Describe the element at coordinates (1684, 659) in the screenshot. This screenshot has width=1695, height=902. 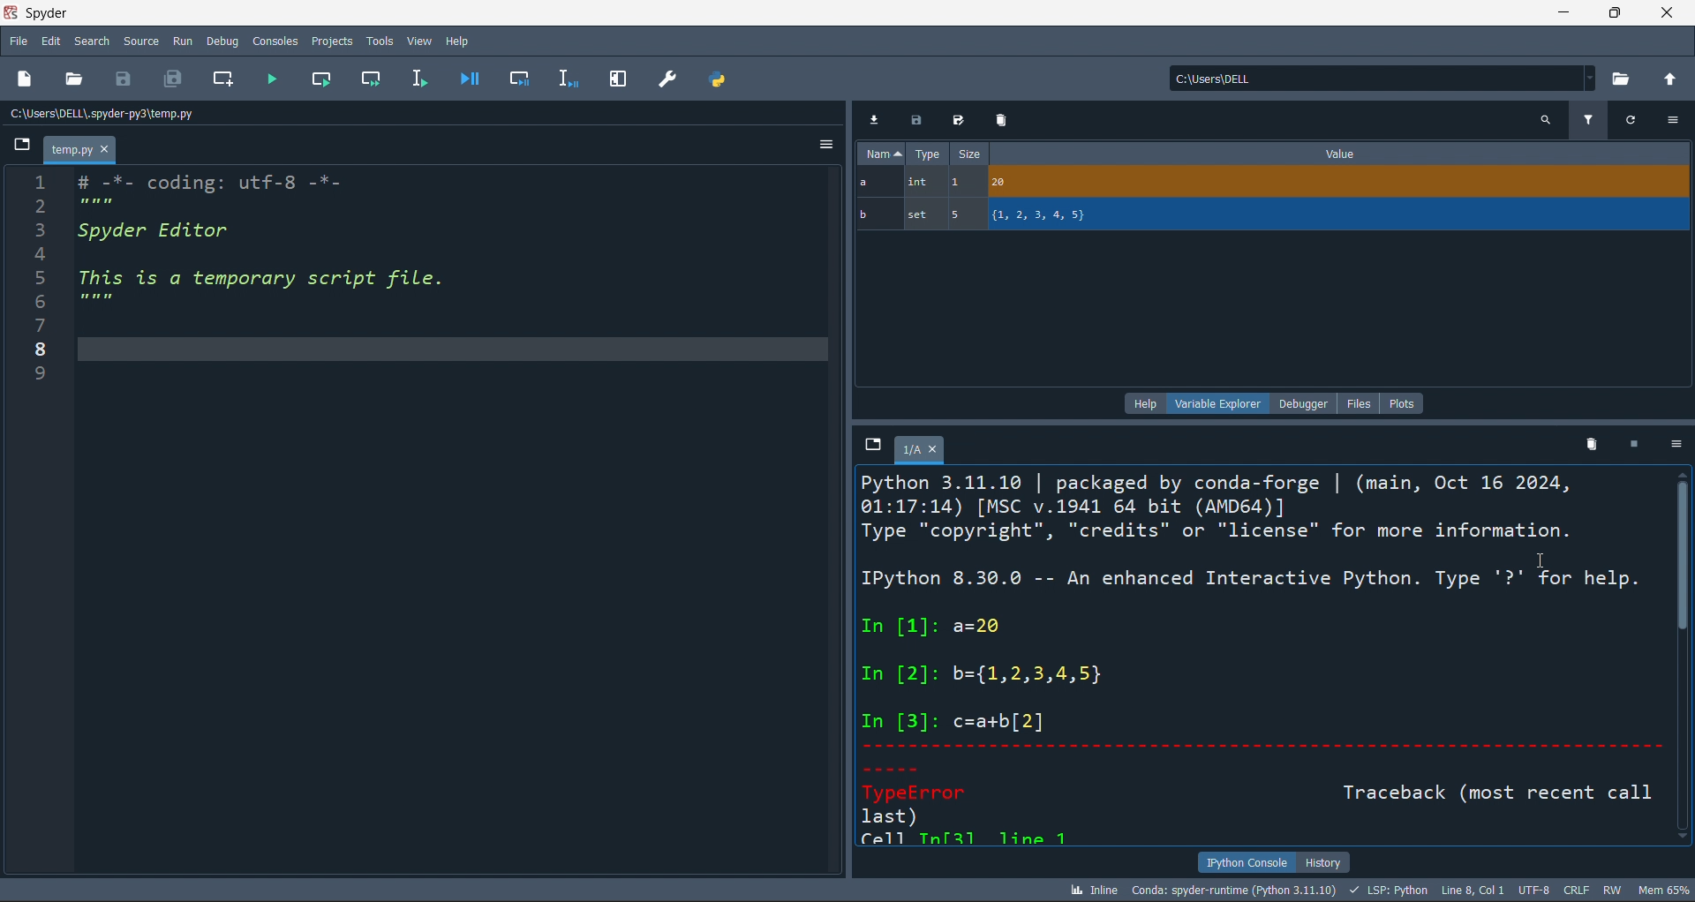
I see `scroll bar` at that location.